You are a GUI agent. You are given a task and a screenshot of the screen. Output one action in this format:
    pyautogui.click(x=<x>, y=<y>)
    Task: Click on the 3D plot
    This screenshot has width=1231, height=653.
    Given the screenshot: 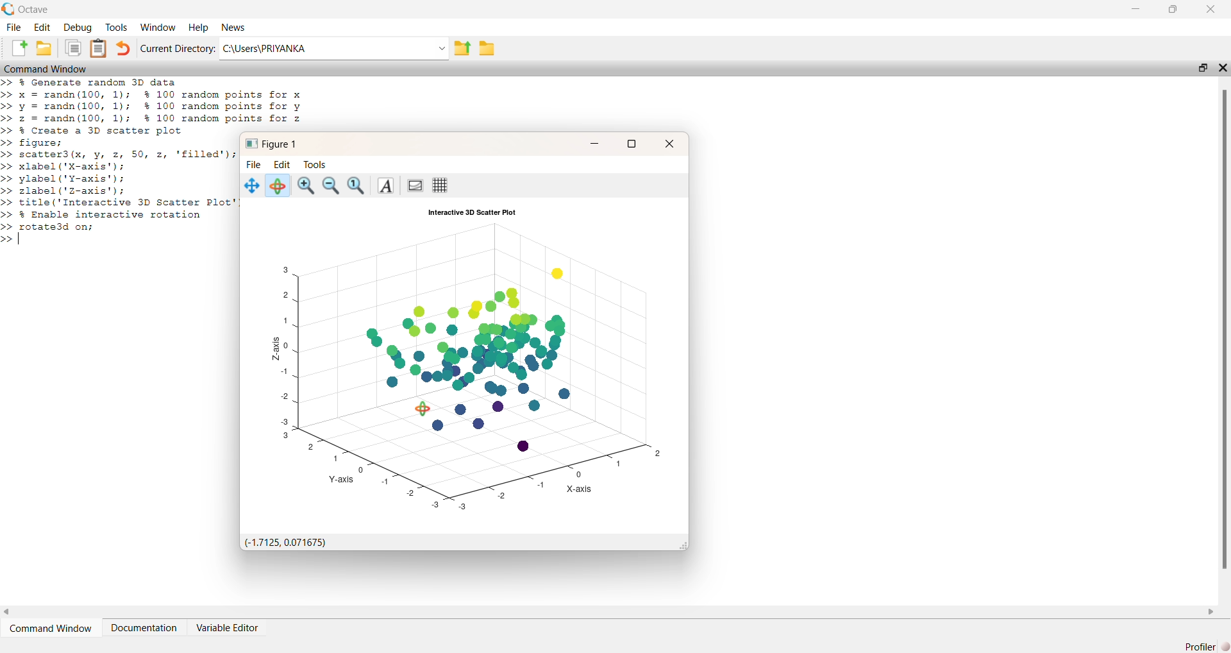 What is the action you would take?
    pyautogui.click(x=471, y=366)
    